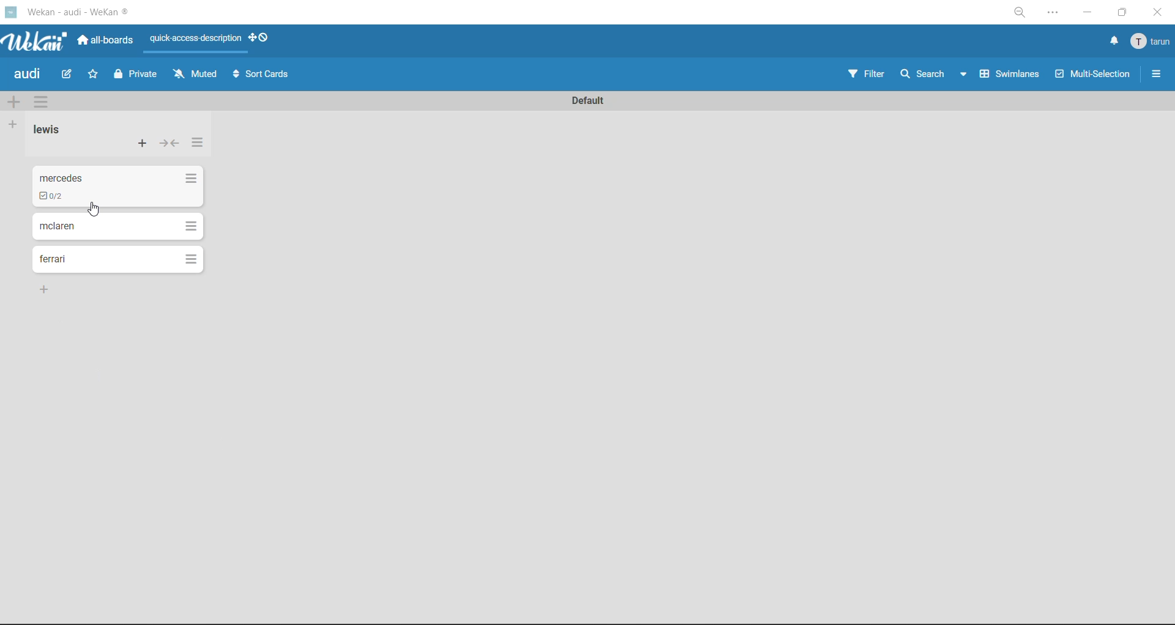 Image resolution: width=1175 pixels, height=625 pixels. What do you see at coordinates (586, 100) in the screenshot?
I see `default` at bounding box center [586, 100].